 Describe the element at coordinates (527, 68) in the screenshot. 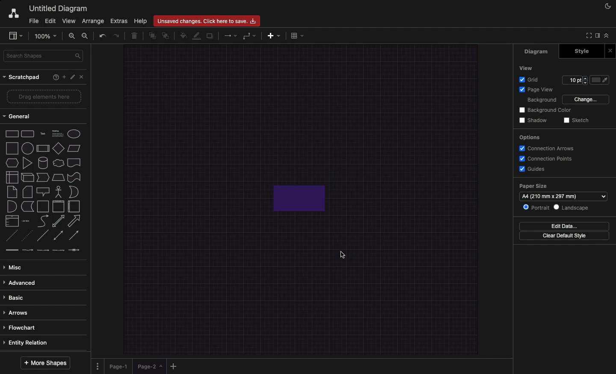

I see `View` at that location.